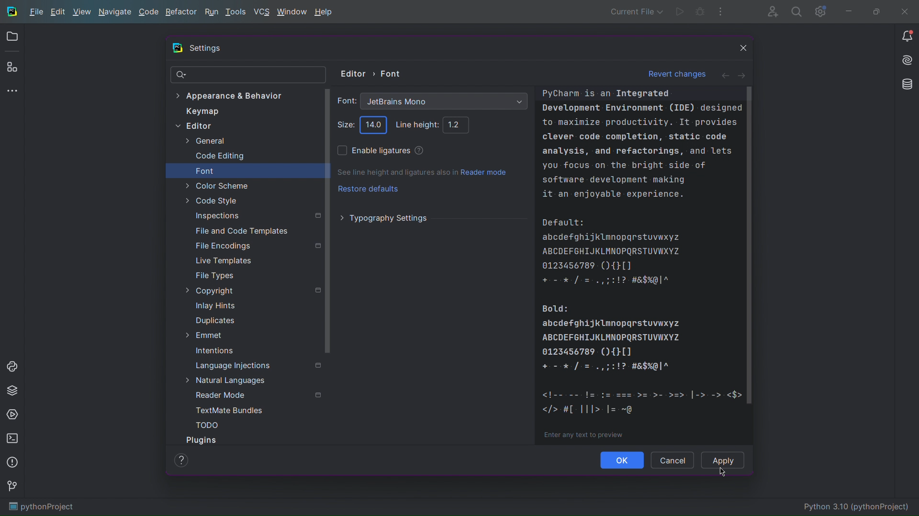 The image size is (919, 516). I want to click on Problems, so click(13, 463).